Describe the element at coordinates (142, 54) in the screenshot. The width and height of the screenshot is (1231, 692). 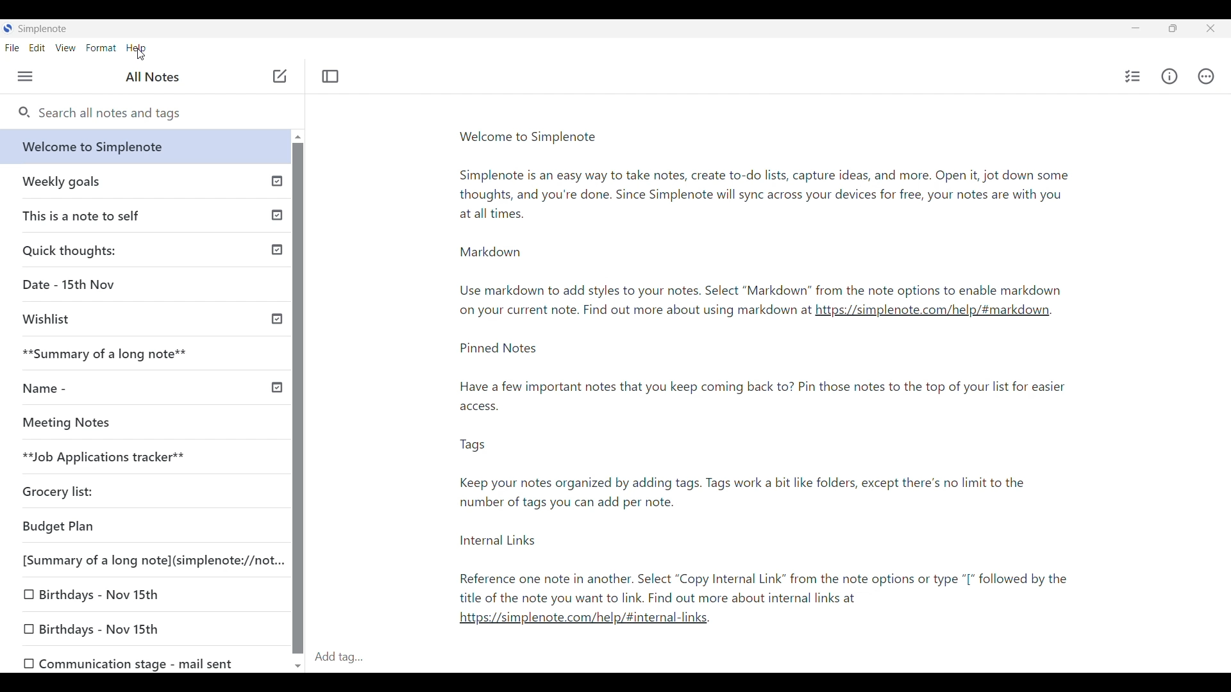
I see `cursor` at that location.